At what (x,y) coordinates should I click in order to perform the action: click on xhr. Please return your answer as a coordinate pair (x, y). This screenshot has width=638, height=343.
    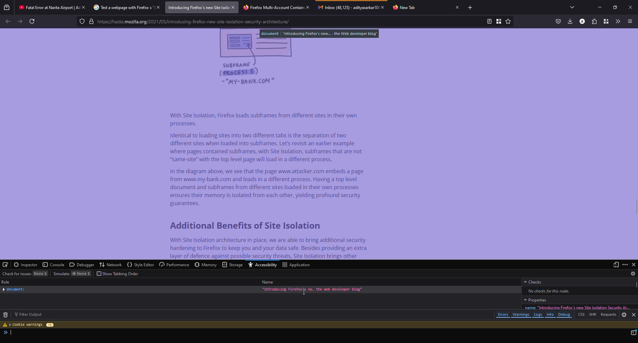
    Looking at the image, I should click on (592, 315).